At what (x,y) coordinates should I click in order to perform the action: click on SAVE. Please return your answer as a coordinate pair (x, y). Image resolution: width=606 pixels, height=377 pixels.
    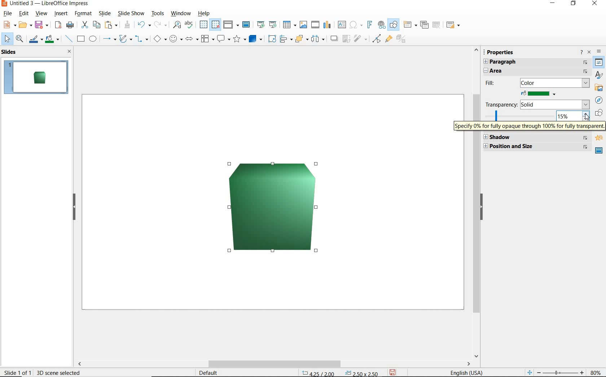
    Looking at the image, I should click on (395, 372).